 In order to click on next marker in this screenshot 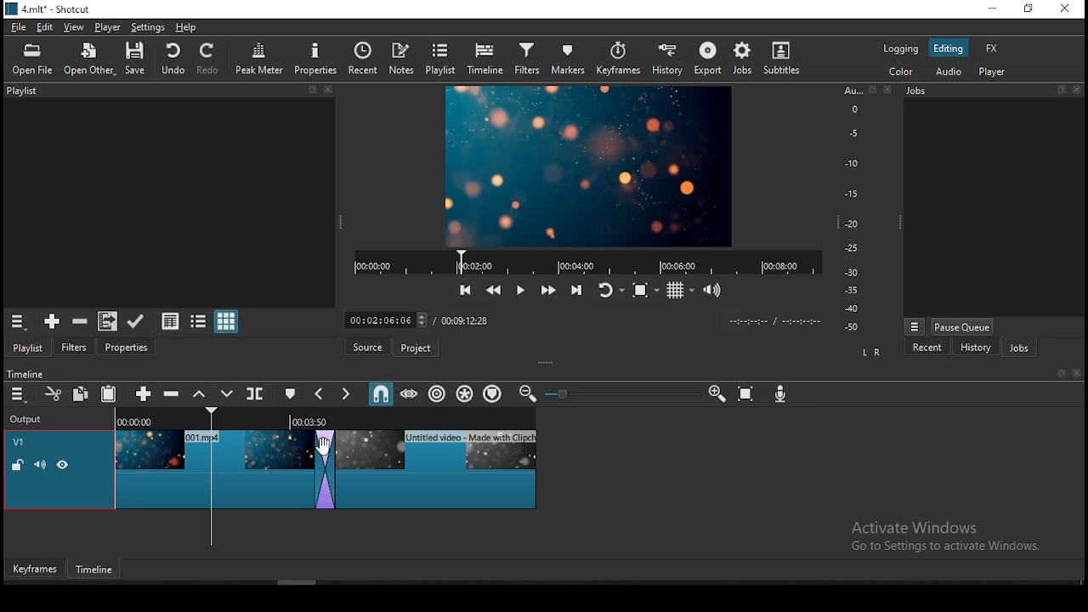, I will do `click(348, 394)`.